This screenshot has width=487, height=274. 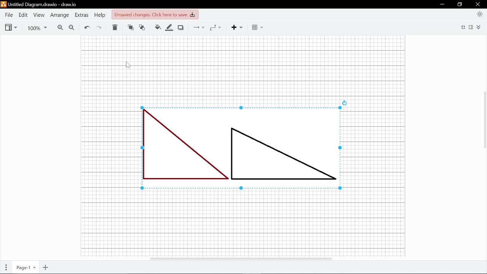 What do you see at coordinates (72, 28) in the screenshot?
I see `Zoom out` at bounding box center [72, 28].